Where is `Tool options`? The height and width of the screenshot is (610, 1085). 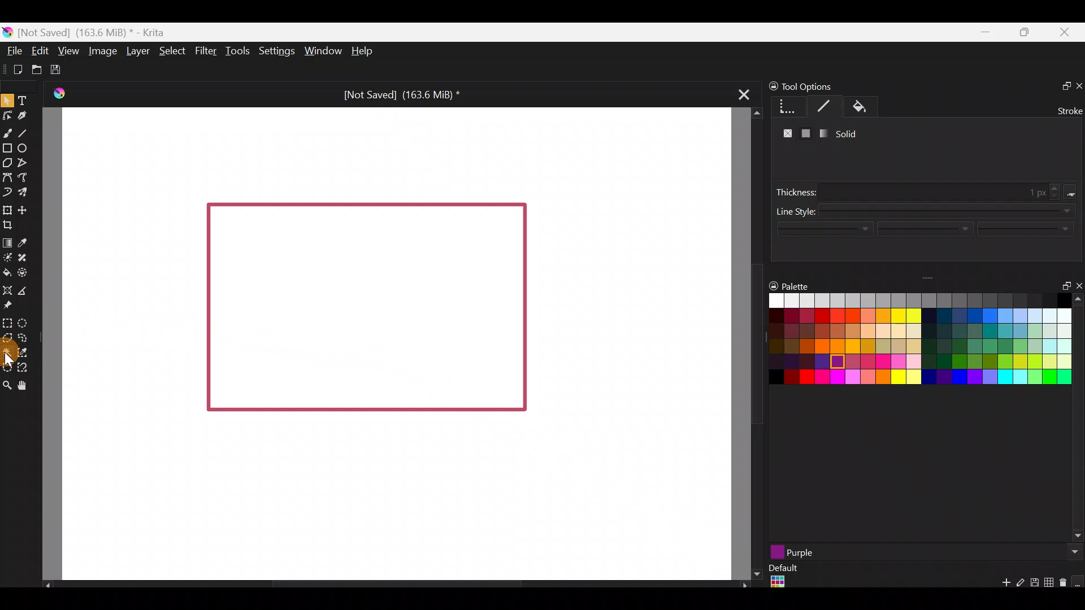 Tool options is located at coordinates (831, 86).